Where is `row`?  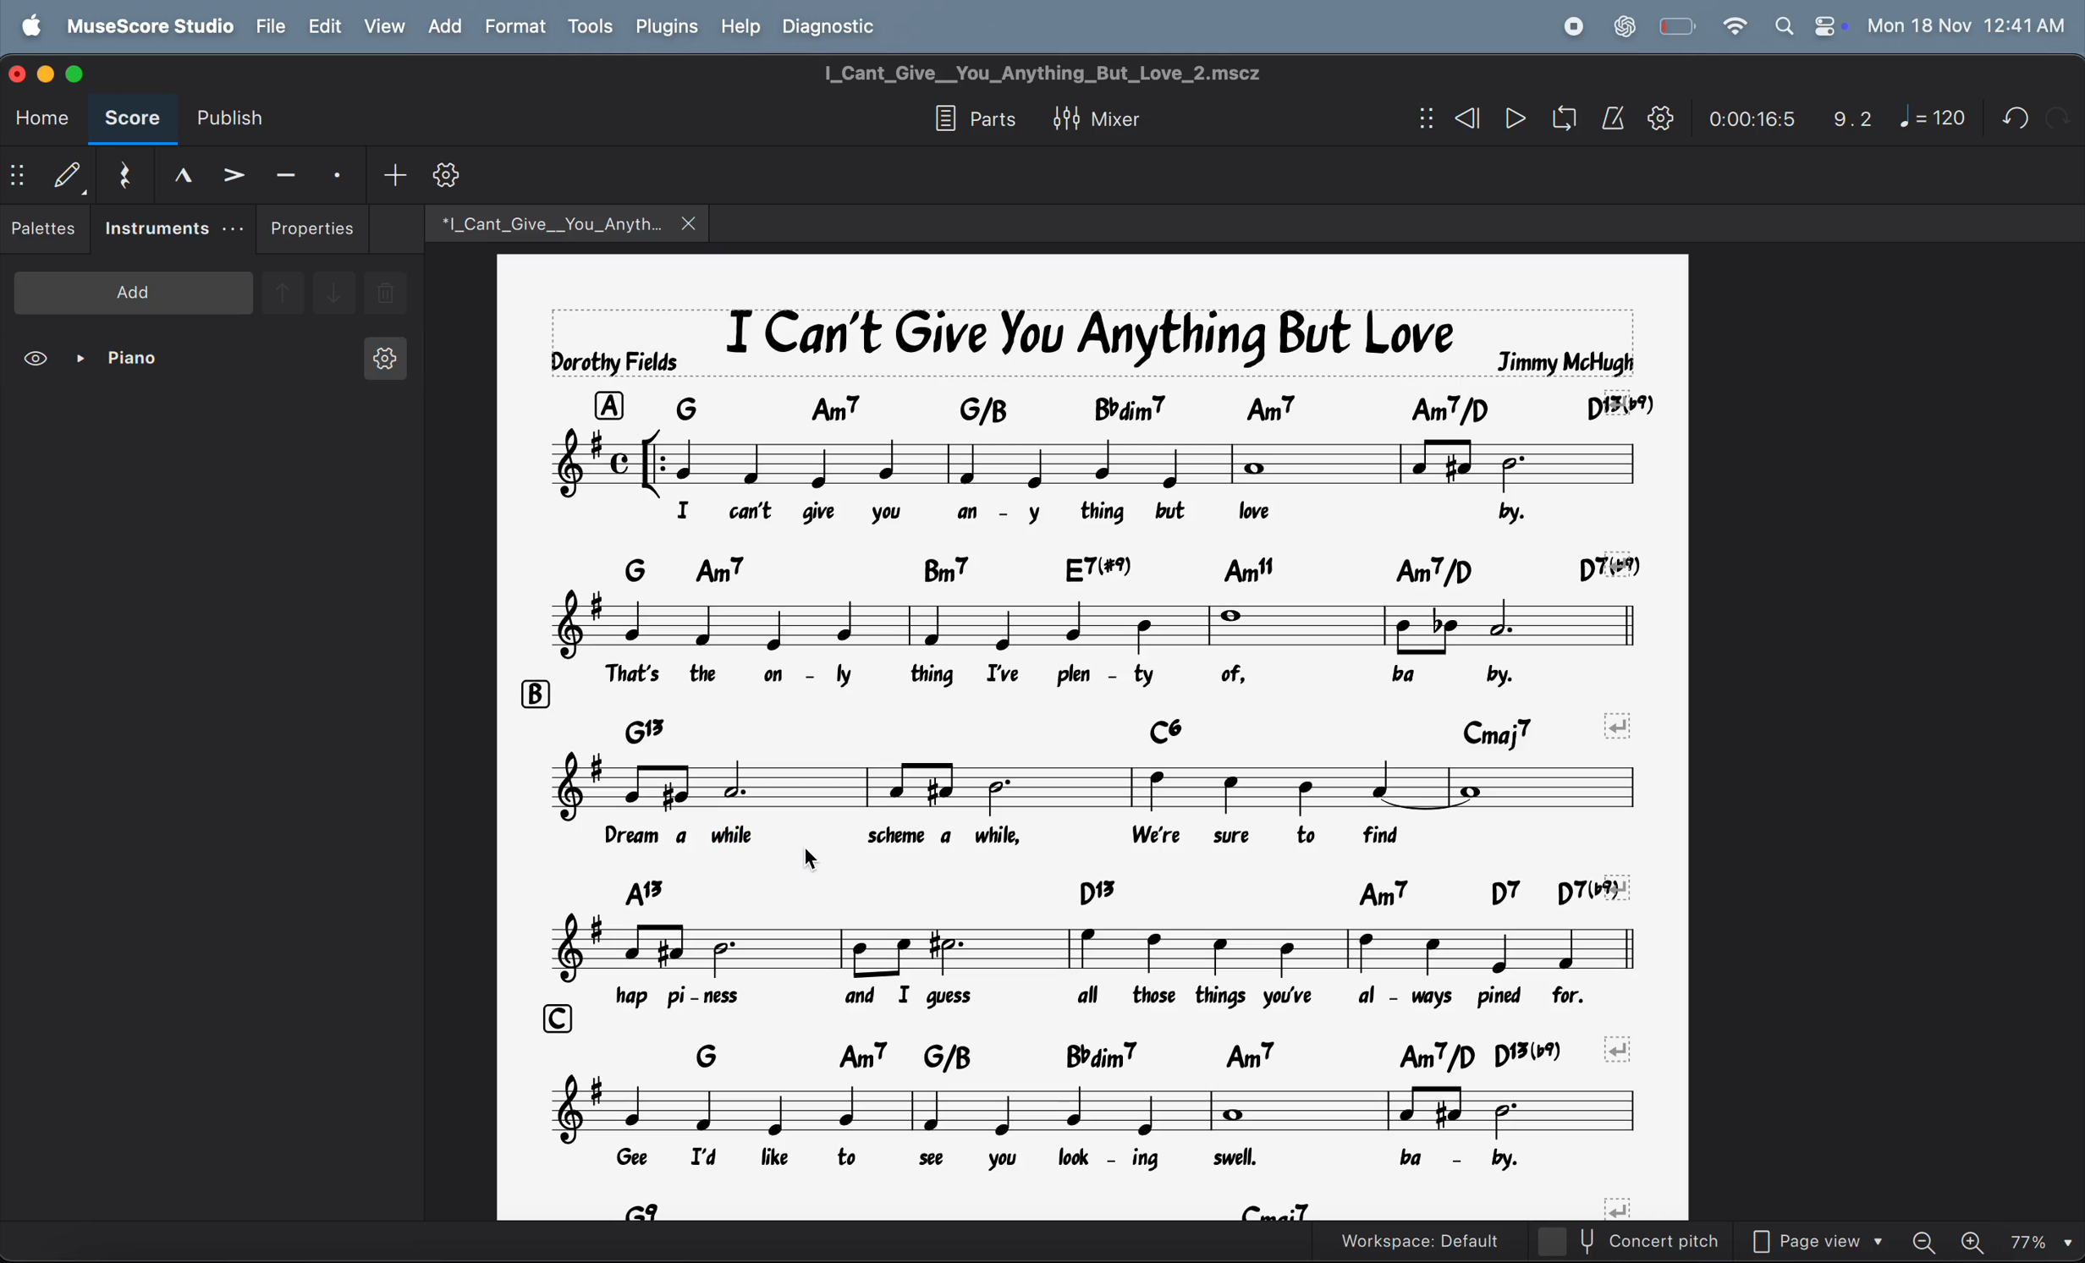
row is located at coordinates (609, 408).